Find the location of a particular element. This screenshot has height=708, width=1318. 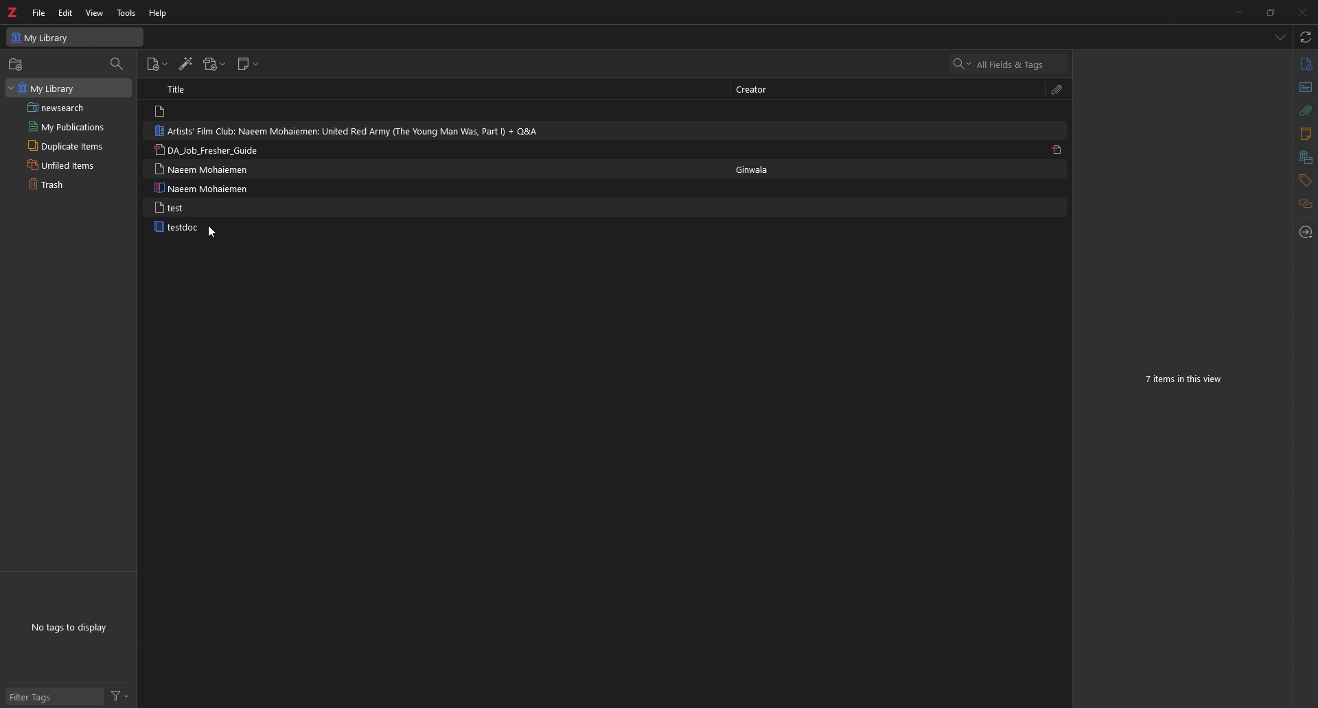

cursor is located at coordinates (210, 234).